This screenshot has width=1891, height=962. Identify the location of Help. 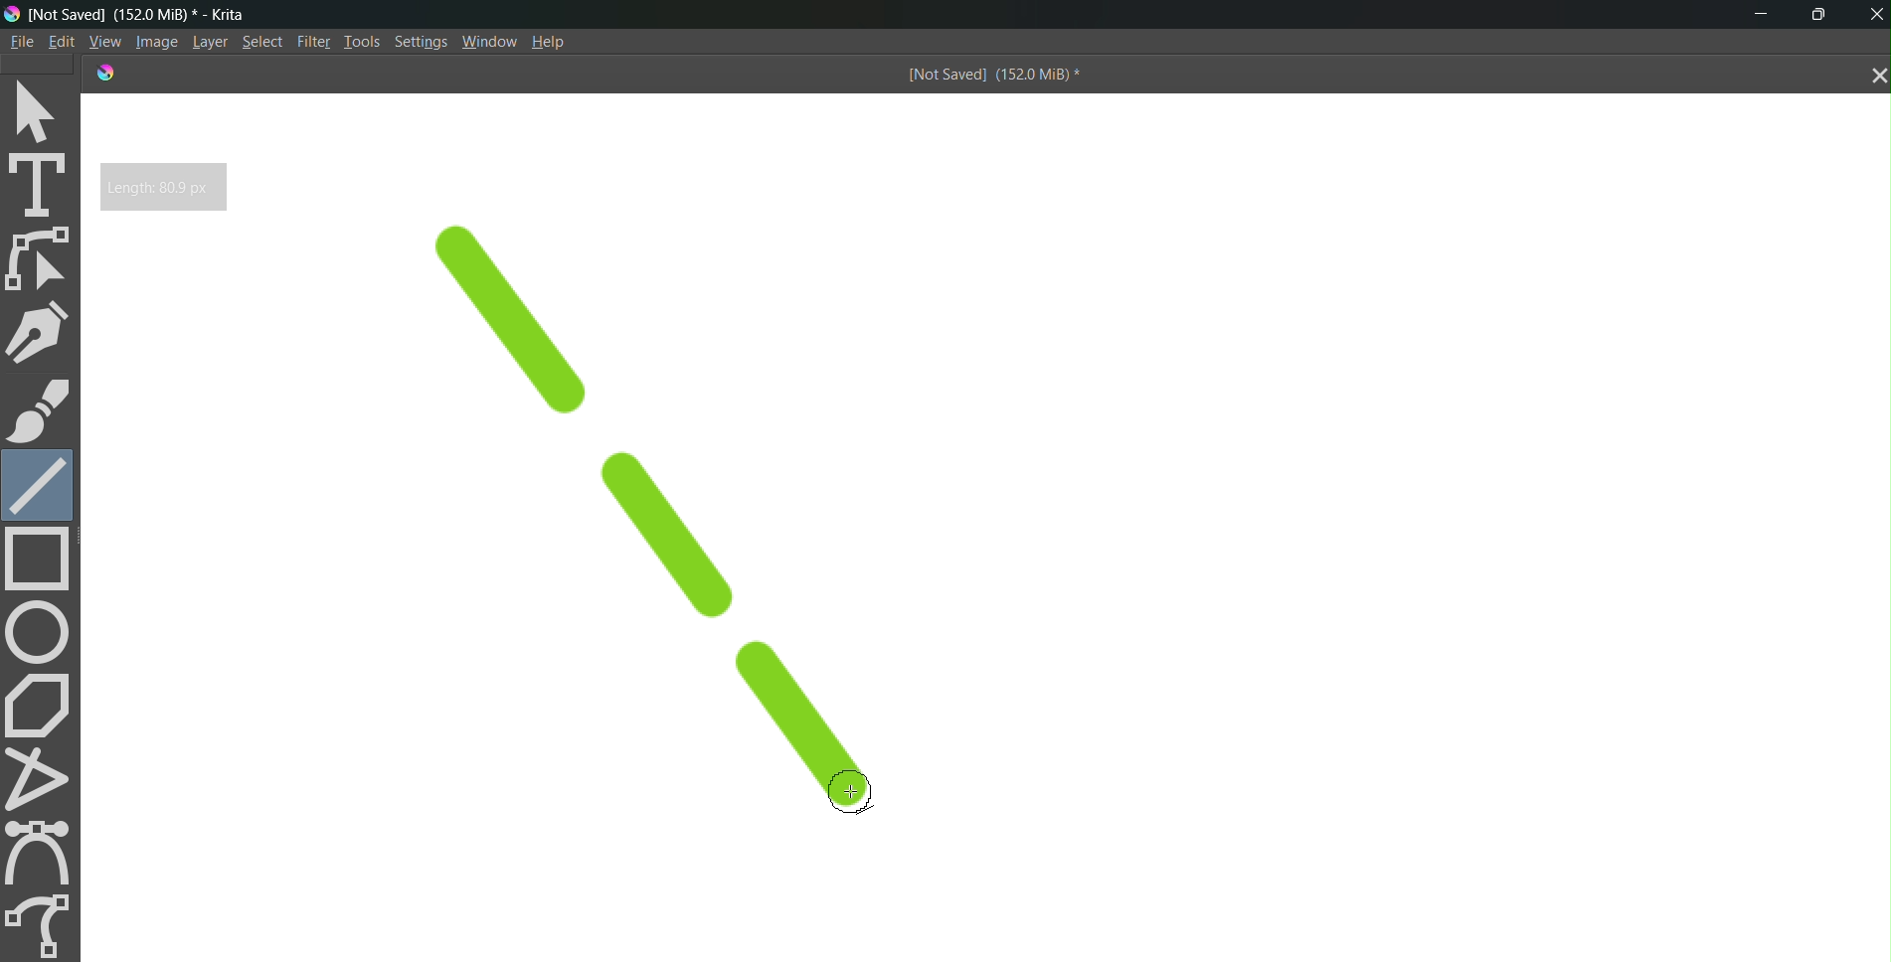
(557, 42).